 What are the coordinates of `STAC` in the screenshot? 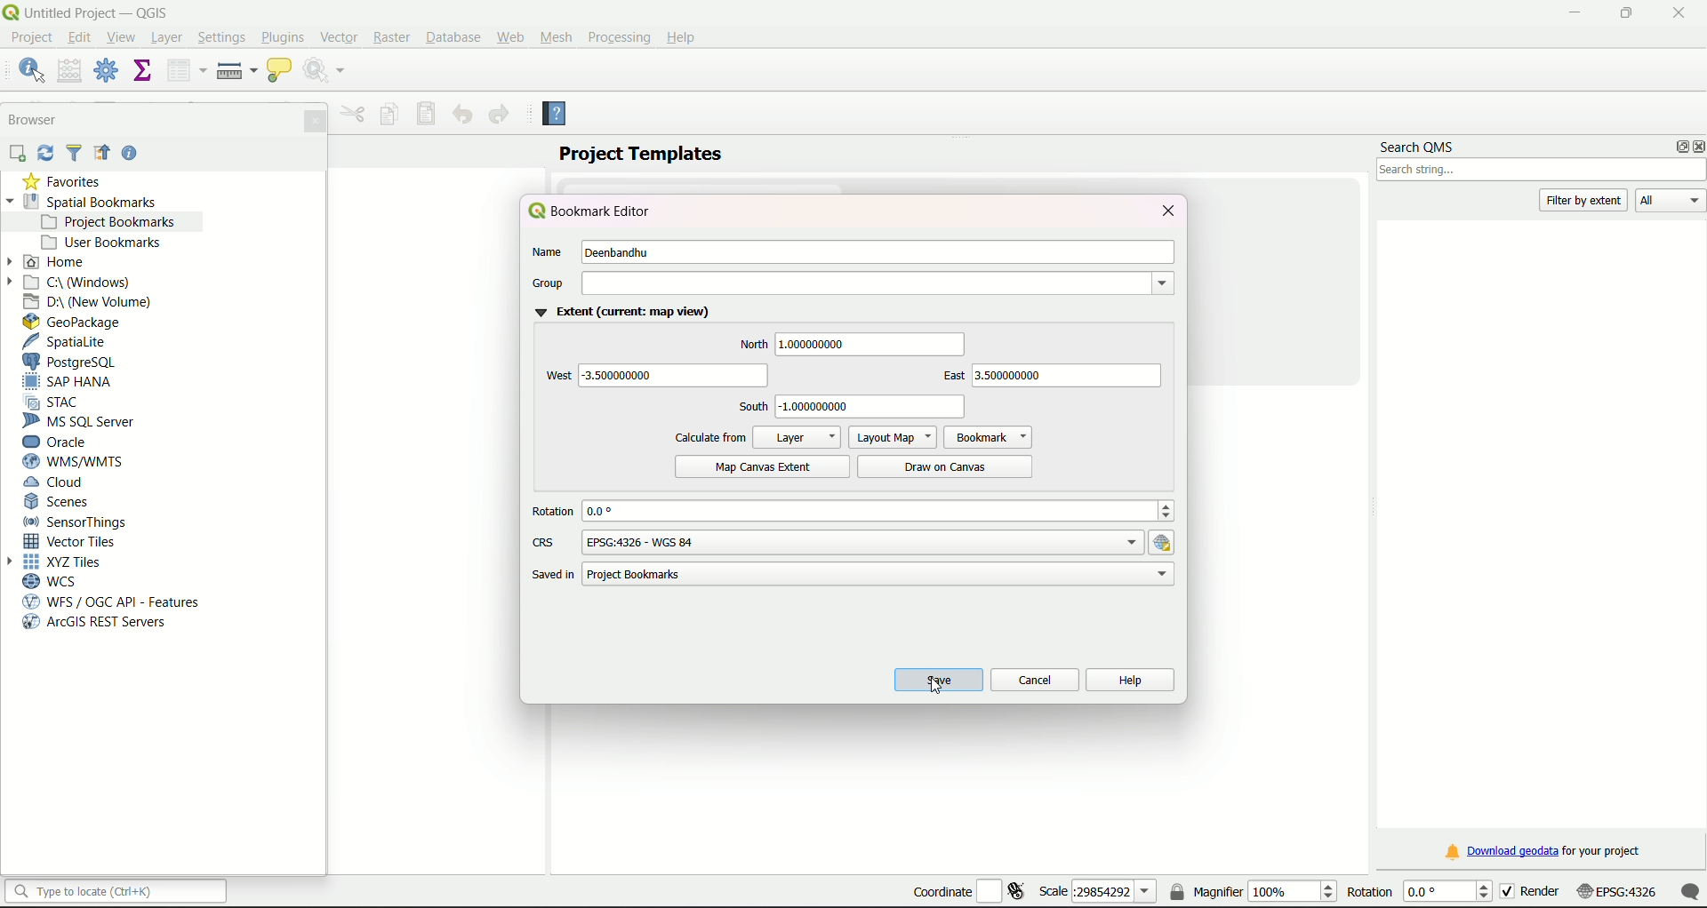 It's located at (56, 402).